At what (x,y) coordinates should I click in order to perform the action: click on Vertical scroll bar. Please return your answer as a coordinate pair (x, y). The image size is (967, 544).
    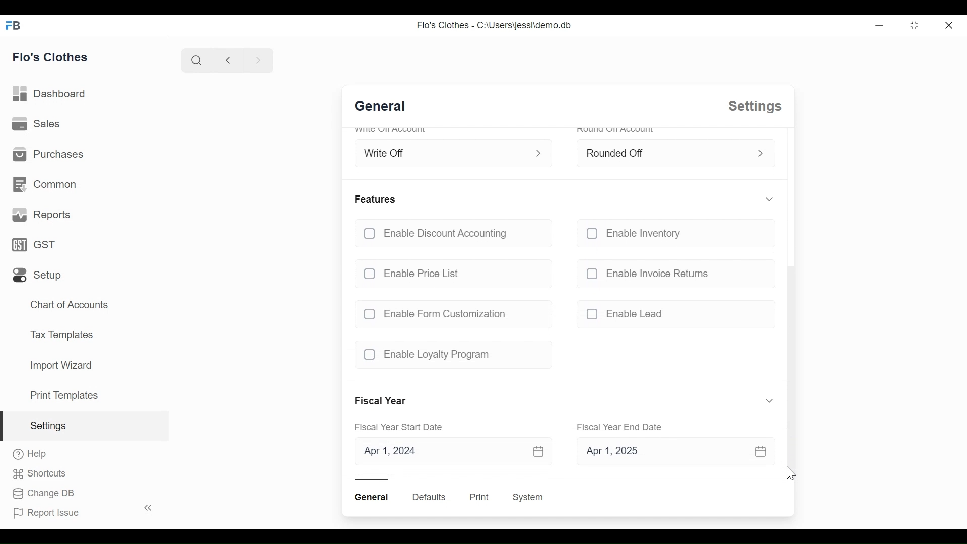
    Looking at the image, I should click on (790, 371).